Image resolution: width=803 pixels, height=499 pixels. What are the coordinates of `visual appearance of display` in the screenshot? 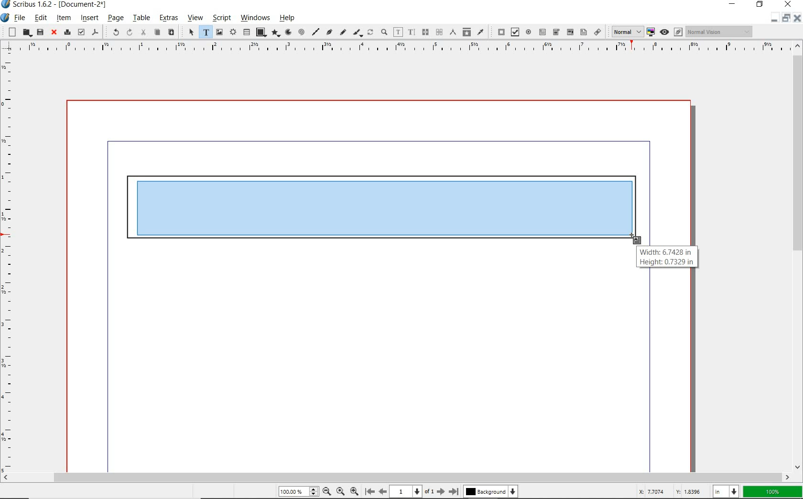 It's located at (721, 31).